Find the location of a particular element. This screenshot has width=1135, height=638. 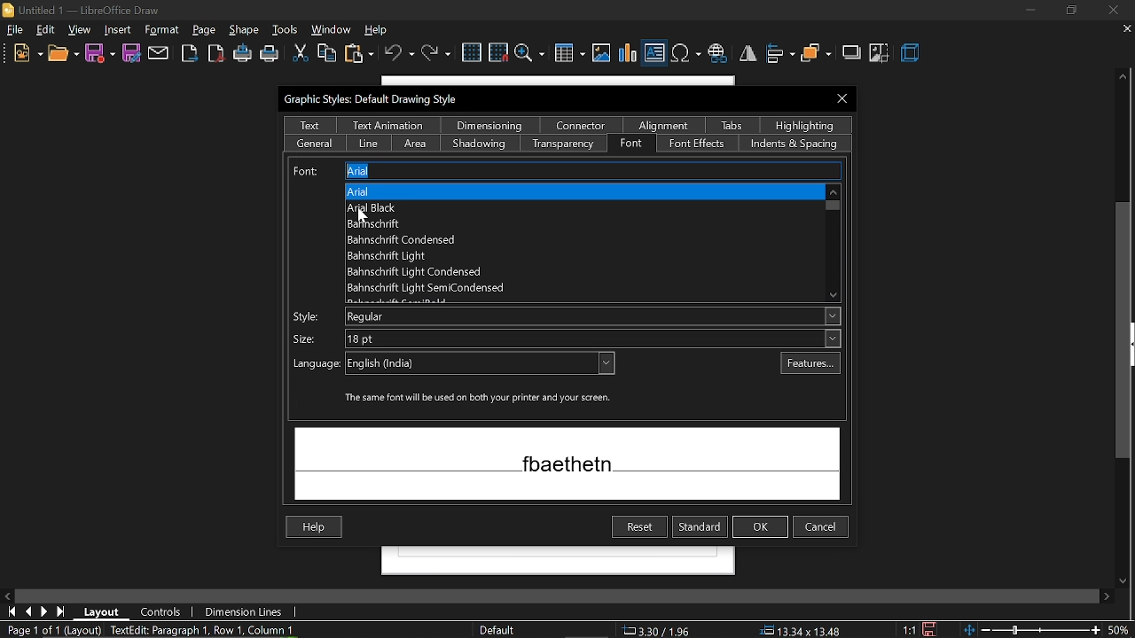

print directly is located at coordinates (243, 52).